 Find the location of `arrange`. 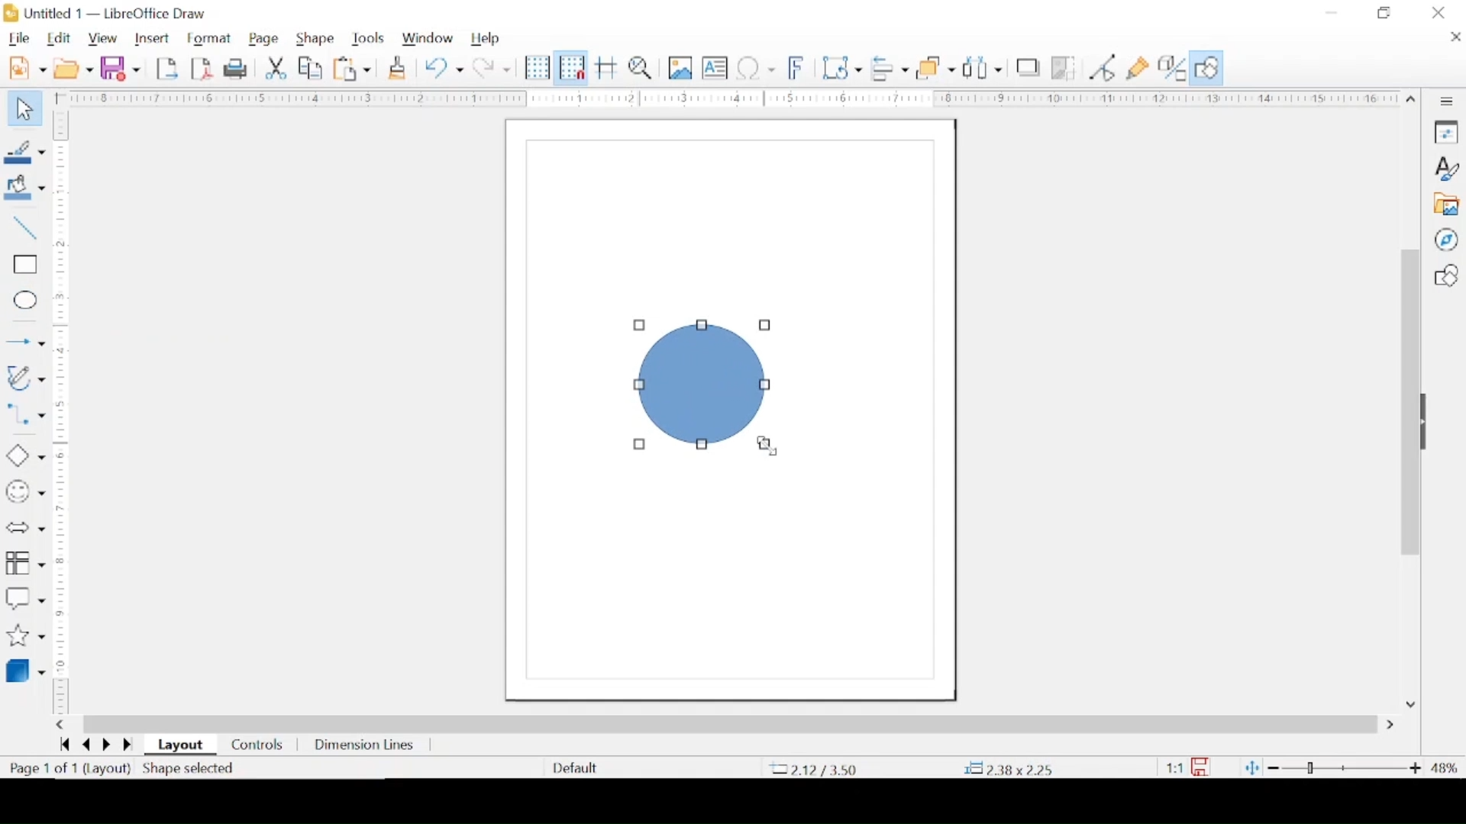

arrange is located at coordinates (935, 68).